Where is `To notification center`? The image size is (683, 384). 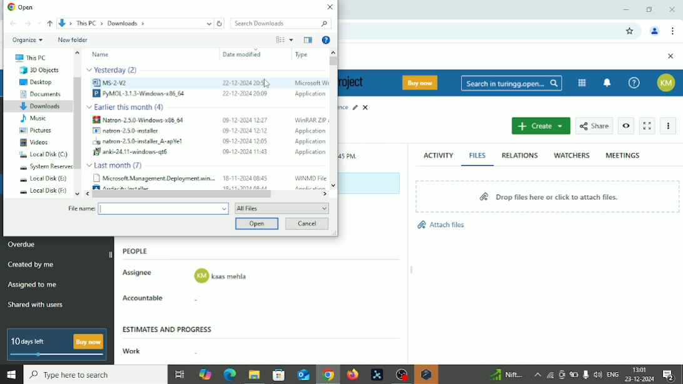 To notification center is located at coordinates (607, 81).